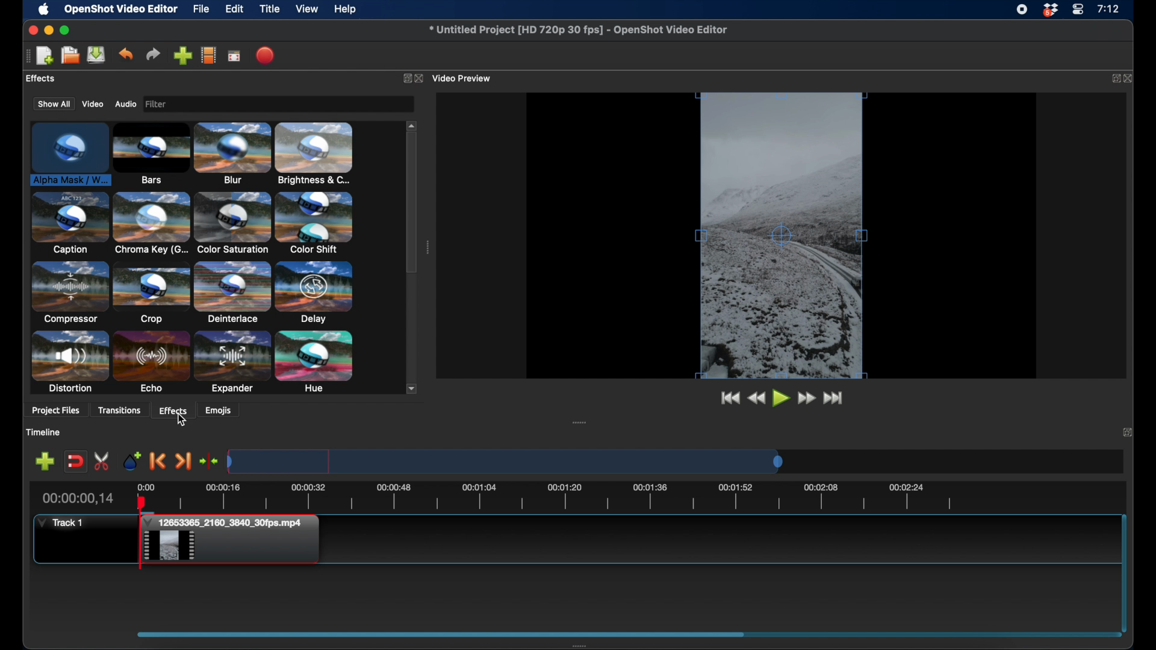 The image size is (1156, 650). I want to click on echo, so click(151, 362).